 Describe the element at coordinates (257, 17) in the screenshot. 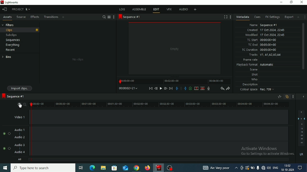

I see `Cues` at that location.